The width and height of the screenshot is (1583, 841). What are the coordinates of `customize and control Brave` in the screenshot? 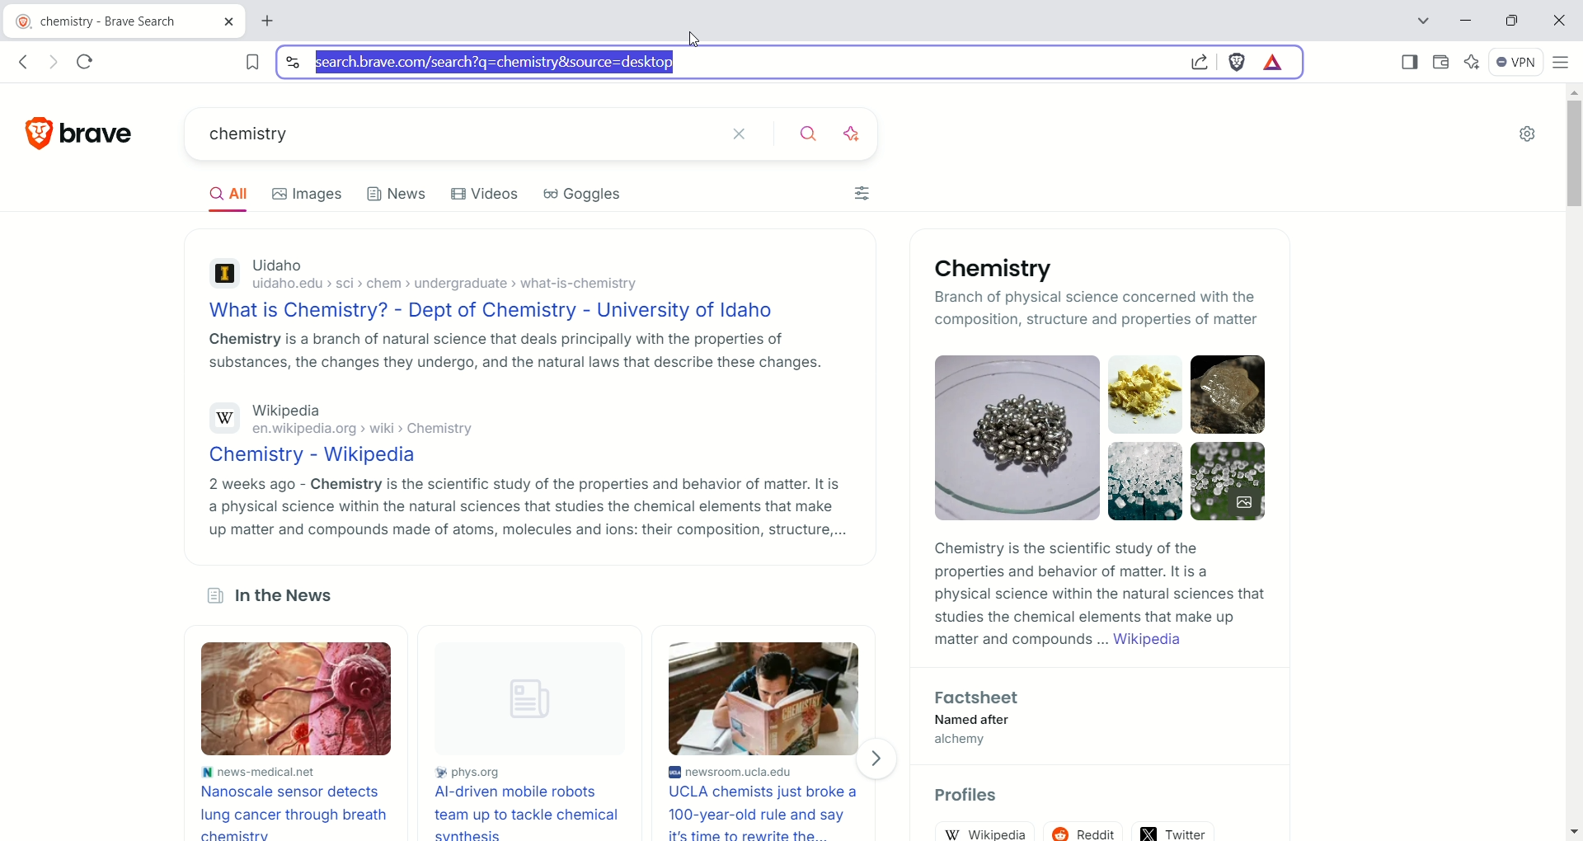 It's located at (1564, 64).